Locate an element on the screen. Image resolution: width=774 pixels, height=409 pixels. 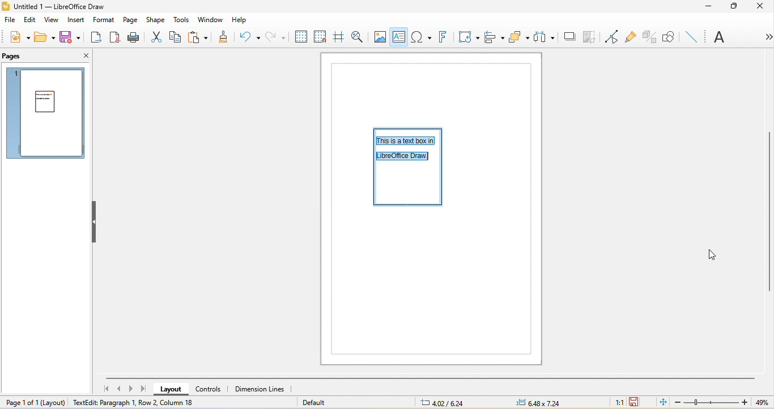
insert line is located at coordinates (695, 37).